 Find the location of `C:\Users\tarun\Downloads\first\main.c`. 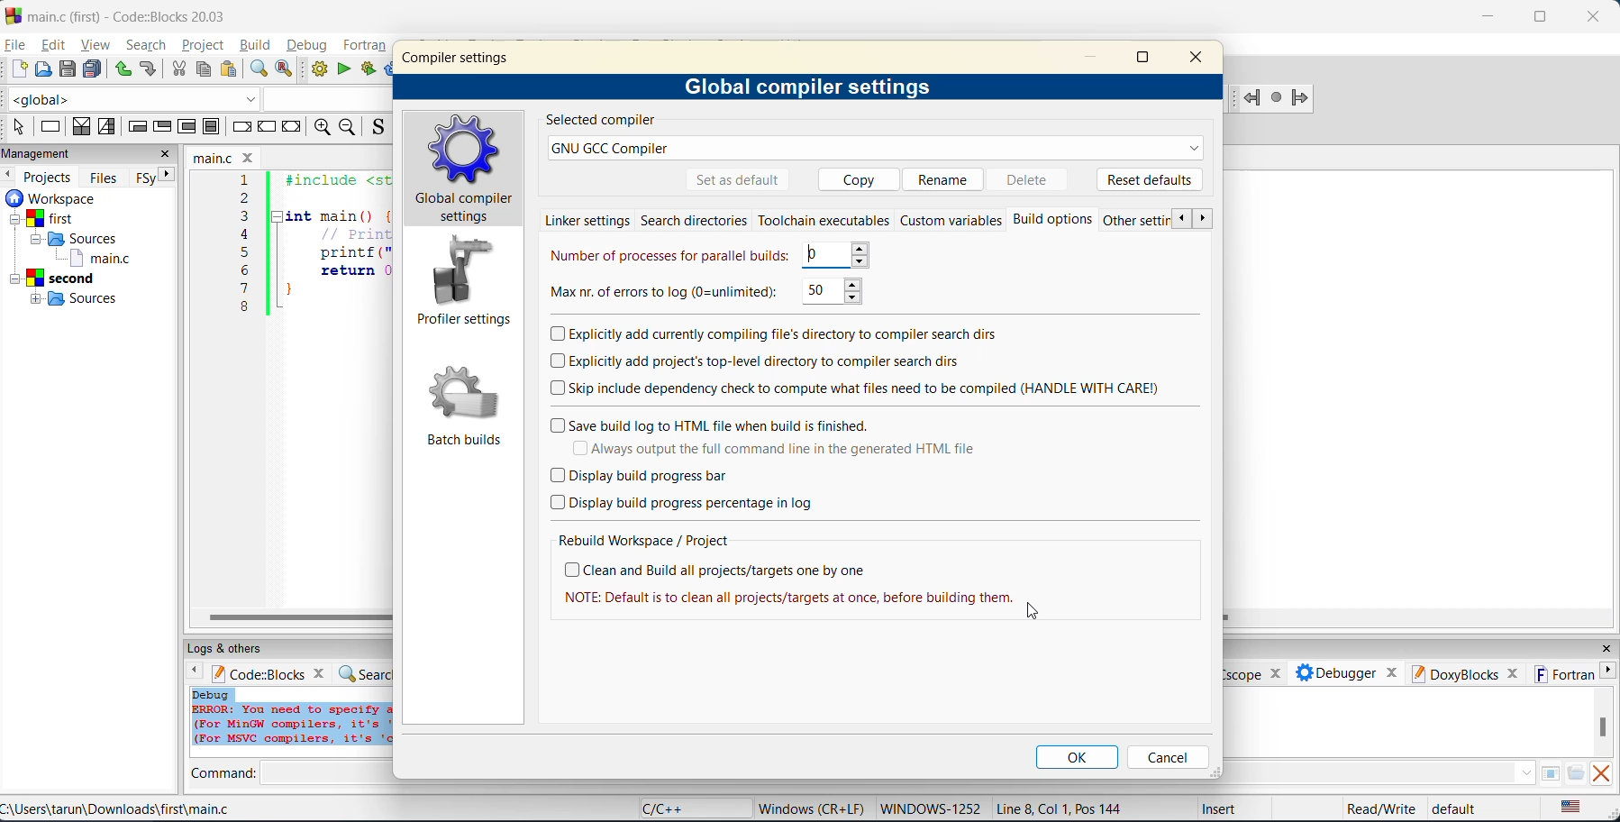

C:\Users\tarun\Downloads\first\main.c is located at coordinates (121, 808).